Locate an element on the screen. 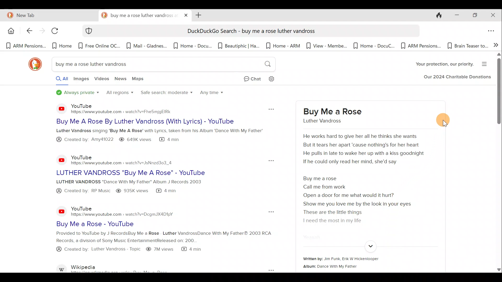  Provided to YouTube by J RecordsBuy Me a Rose - Luther VandrossDance With My Father® 2003 RCA
Records, a division of Sony Music EntertainmentReleased on: 200.
@ Created by: Luther Vandross - Topic ® 7Mviews (& 4 min is located at coordinates (150, 245).